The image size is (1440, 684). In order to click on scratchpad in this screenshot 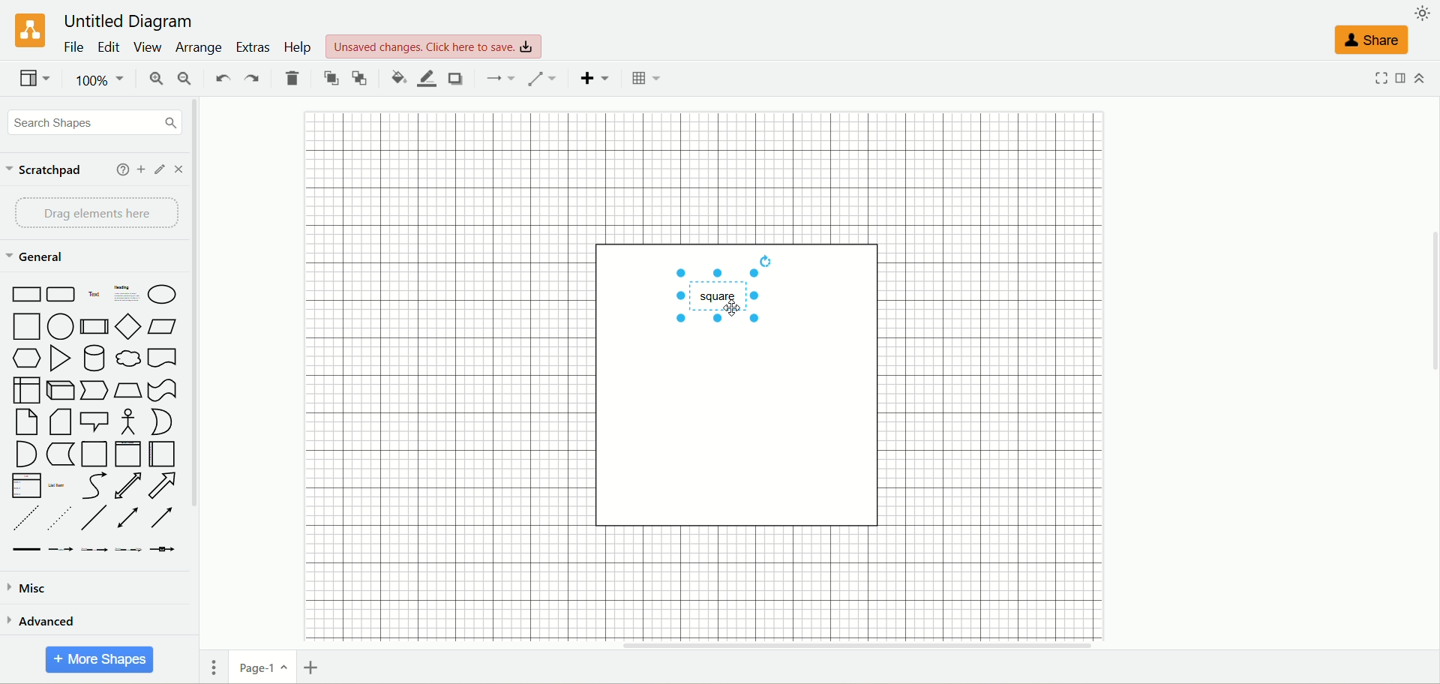, I will do `click(51, 173)`.